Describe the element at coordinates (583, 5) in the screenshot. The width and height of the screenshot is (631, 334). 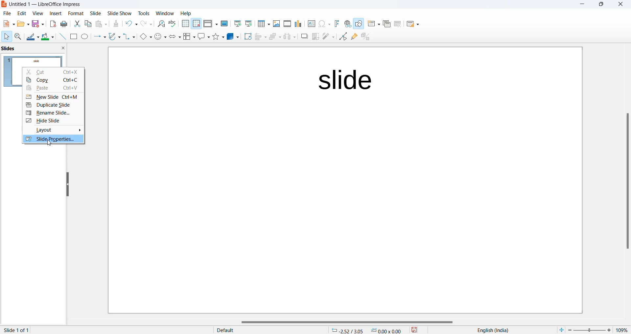
I see `close` at that location.